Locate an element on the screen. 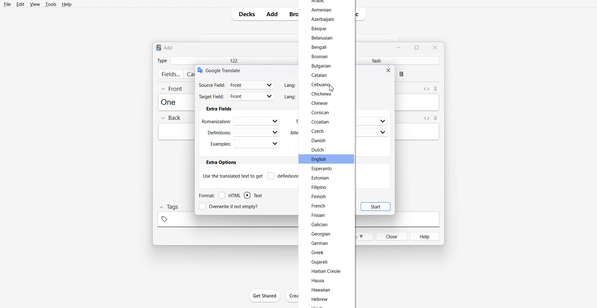 This screenshot has width=597, height=308. Definitions is located at coordinates (283, 176).